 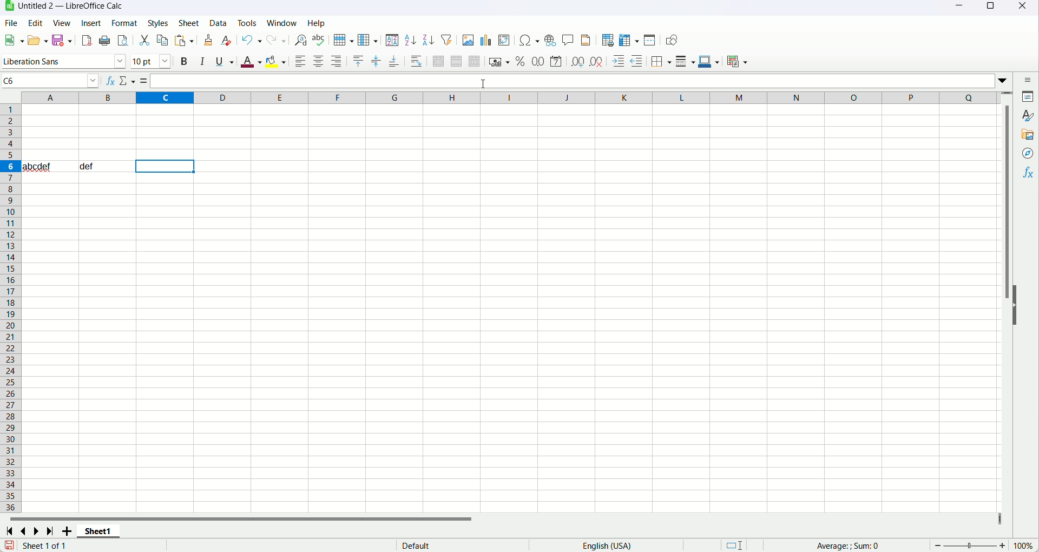 What do you see at coordinates (1016, 306) in the screenshot?
I see `hide` at bounding box center [1016, 306].